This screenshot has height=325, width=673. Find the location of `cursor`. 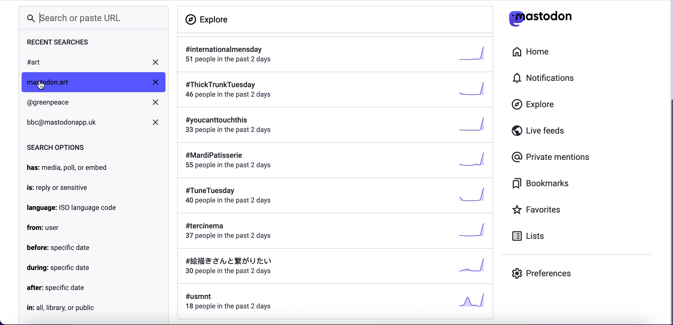

cursor is located at coordinates (40, 85).